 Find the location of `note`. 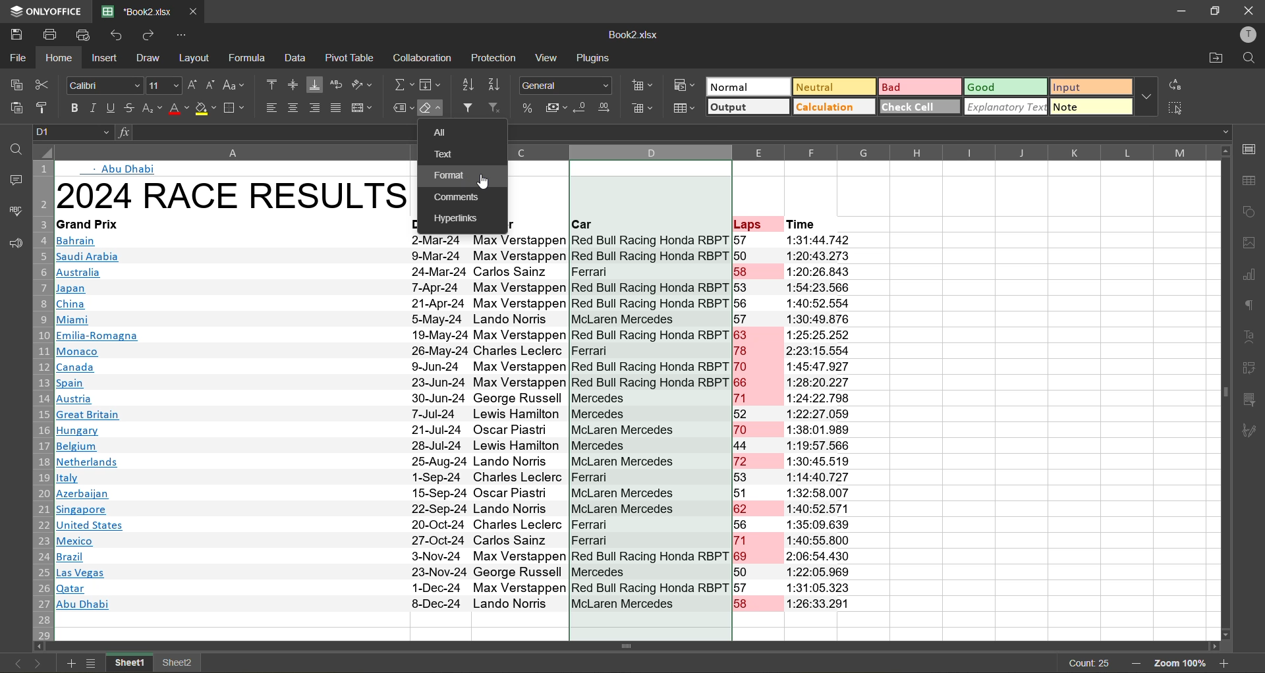

note is located at coordinates (1091, 107).